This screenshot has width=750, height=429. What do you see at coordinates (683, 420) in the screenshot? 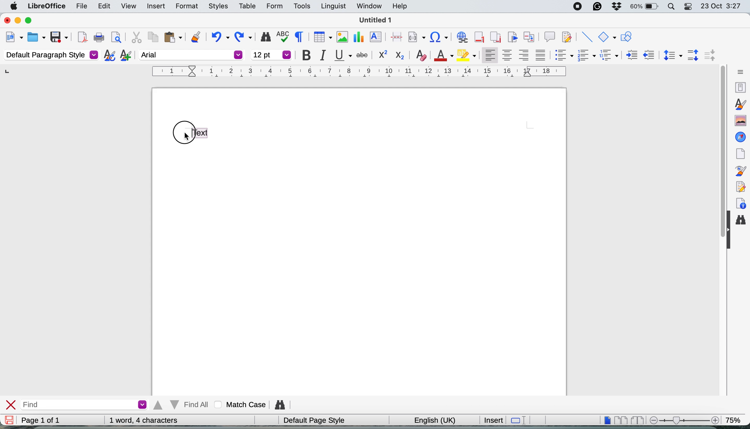
I see `zoom scale` at bounding box center [683, 420].